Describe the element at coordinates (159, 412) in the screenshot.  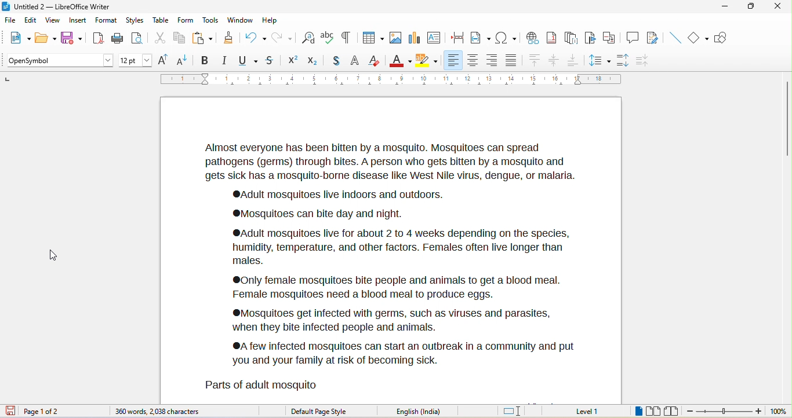
I see `360 words,2038 characters` at that location.